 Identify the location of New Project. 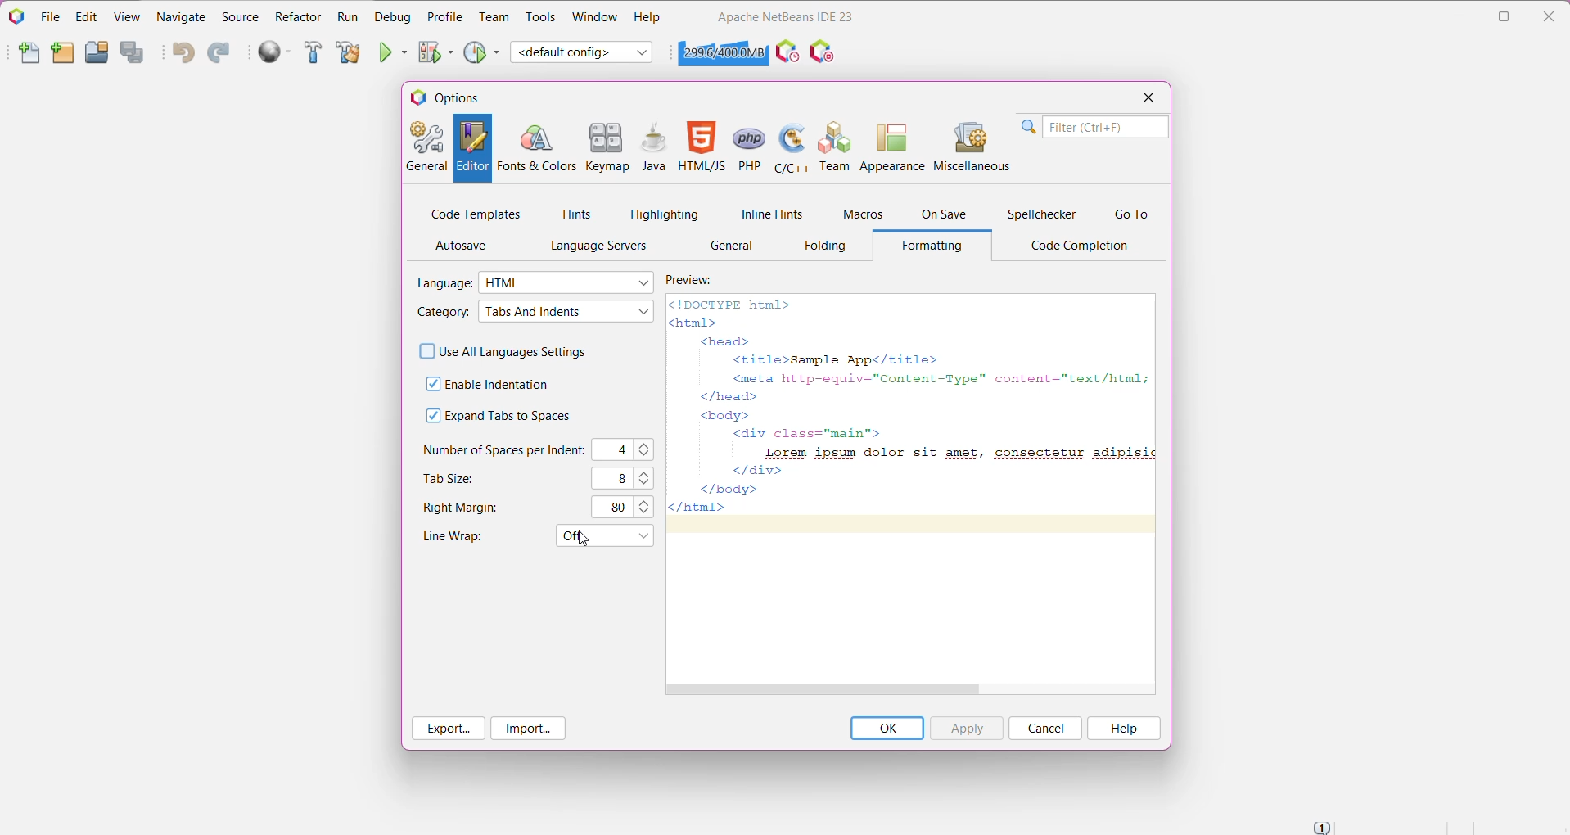
(61, 54).